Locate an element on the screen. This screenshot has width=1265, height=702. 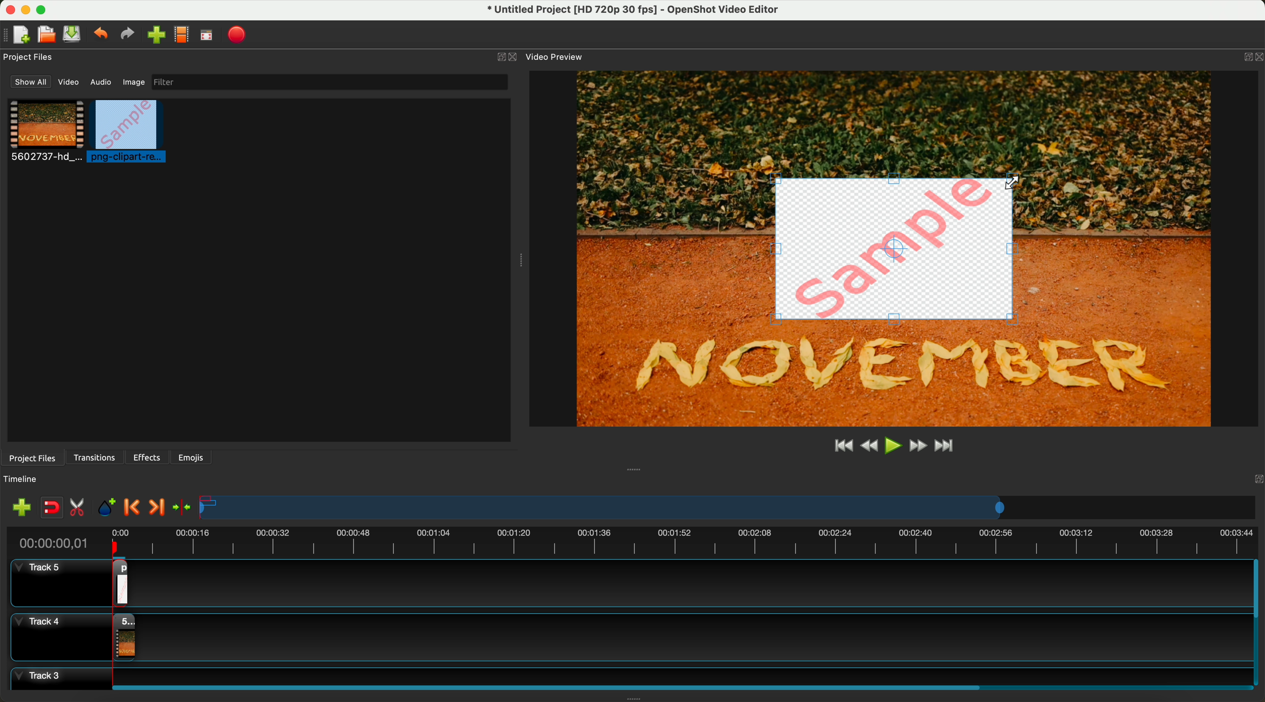
next marker is located at coordinates (156, 508).